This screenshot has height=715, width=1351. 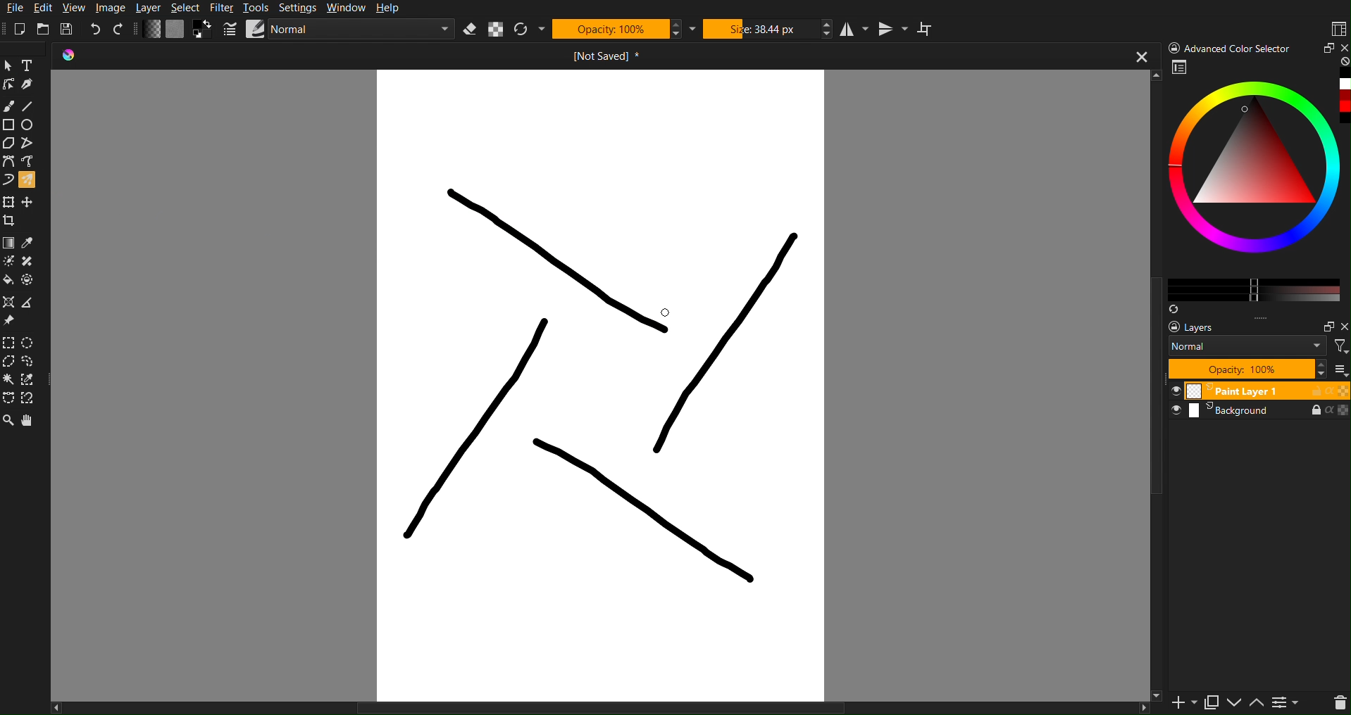 What do you see at coordinates (8, 262) in the screenshot?
I see `Colorise Mask` at bounding box center [8, 262].